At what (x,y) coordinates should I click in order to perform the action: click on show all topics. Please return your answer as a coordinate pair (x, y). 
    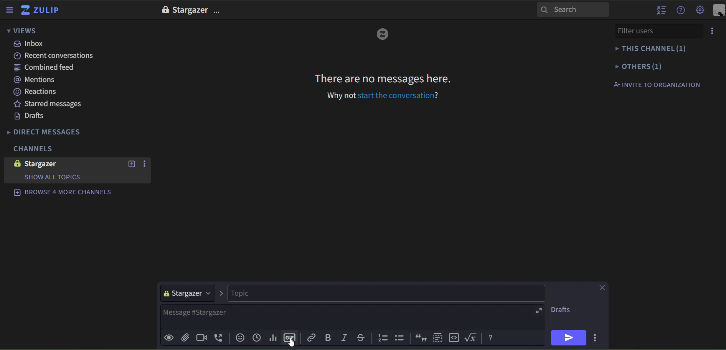
    Looking at the image, I should click on (52, 177).